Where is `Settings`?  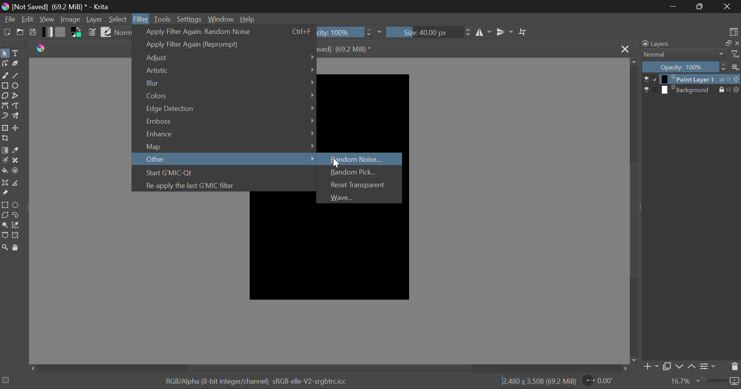 Settings is located at coordinates (707, 366).